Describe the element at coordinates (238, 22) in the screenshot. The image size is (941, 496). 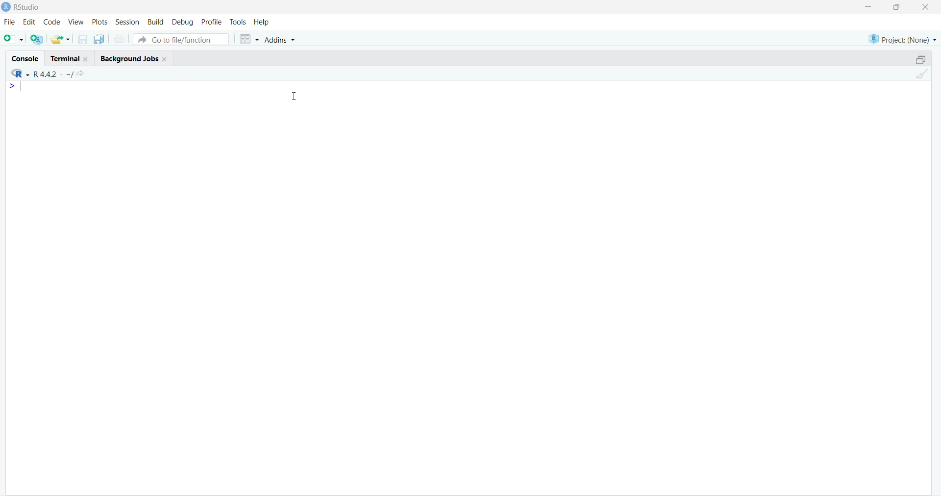
I see `tools` at that location.